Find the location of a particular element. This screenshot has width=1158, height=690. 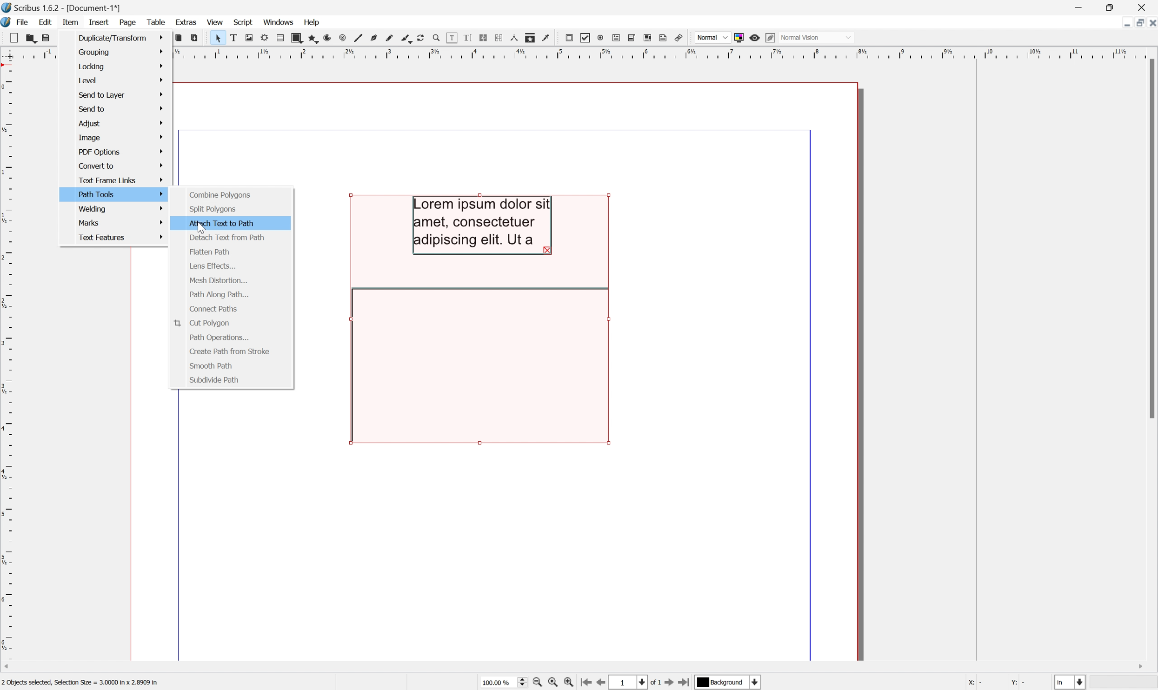

Text features is located at coordinates (121, 238).